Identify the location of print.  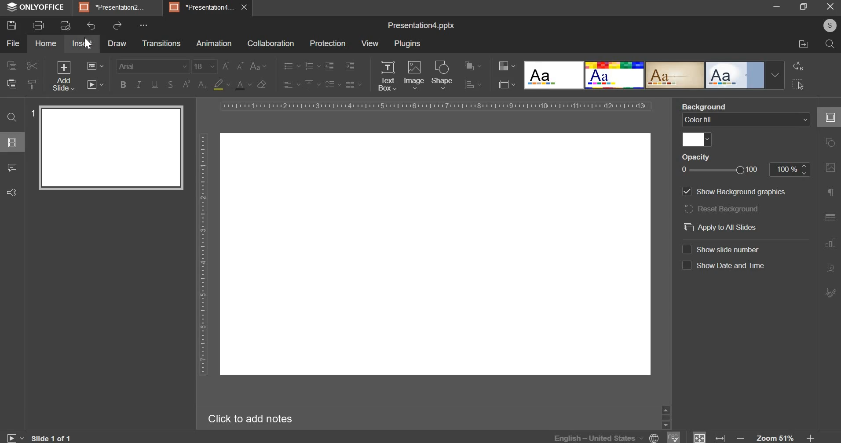
(38, 26).